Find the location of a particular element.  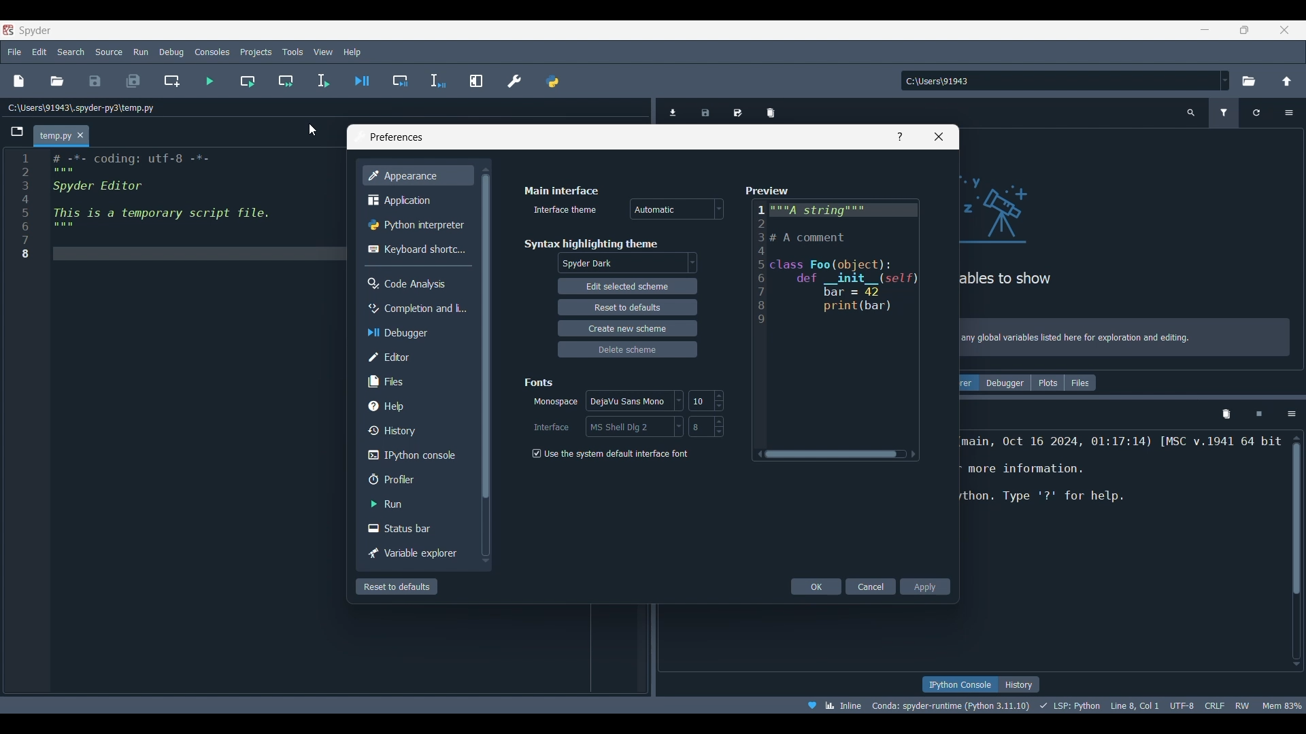

LSP: Python is located at coordinates (1067, 706).